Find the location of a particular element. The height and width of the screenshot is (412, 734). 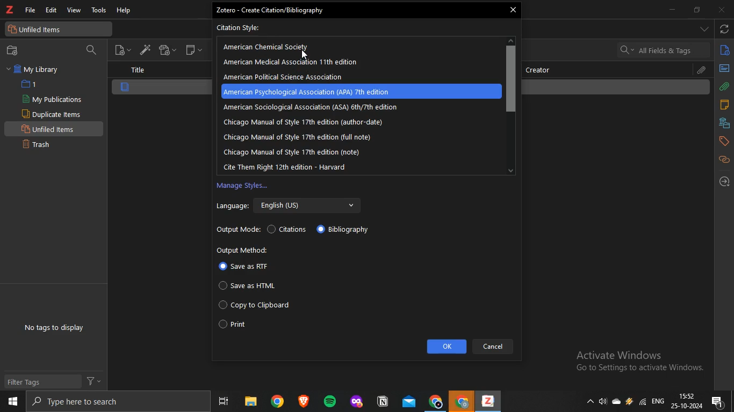

title is located at coordinates (137, 70).